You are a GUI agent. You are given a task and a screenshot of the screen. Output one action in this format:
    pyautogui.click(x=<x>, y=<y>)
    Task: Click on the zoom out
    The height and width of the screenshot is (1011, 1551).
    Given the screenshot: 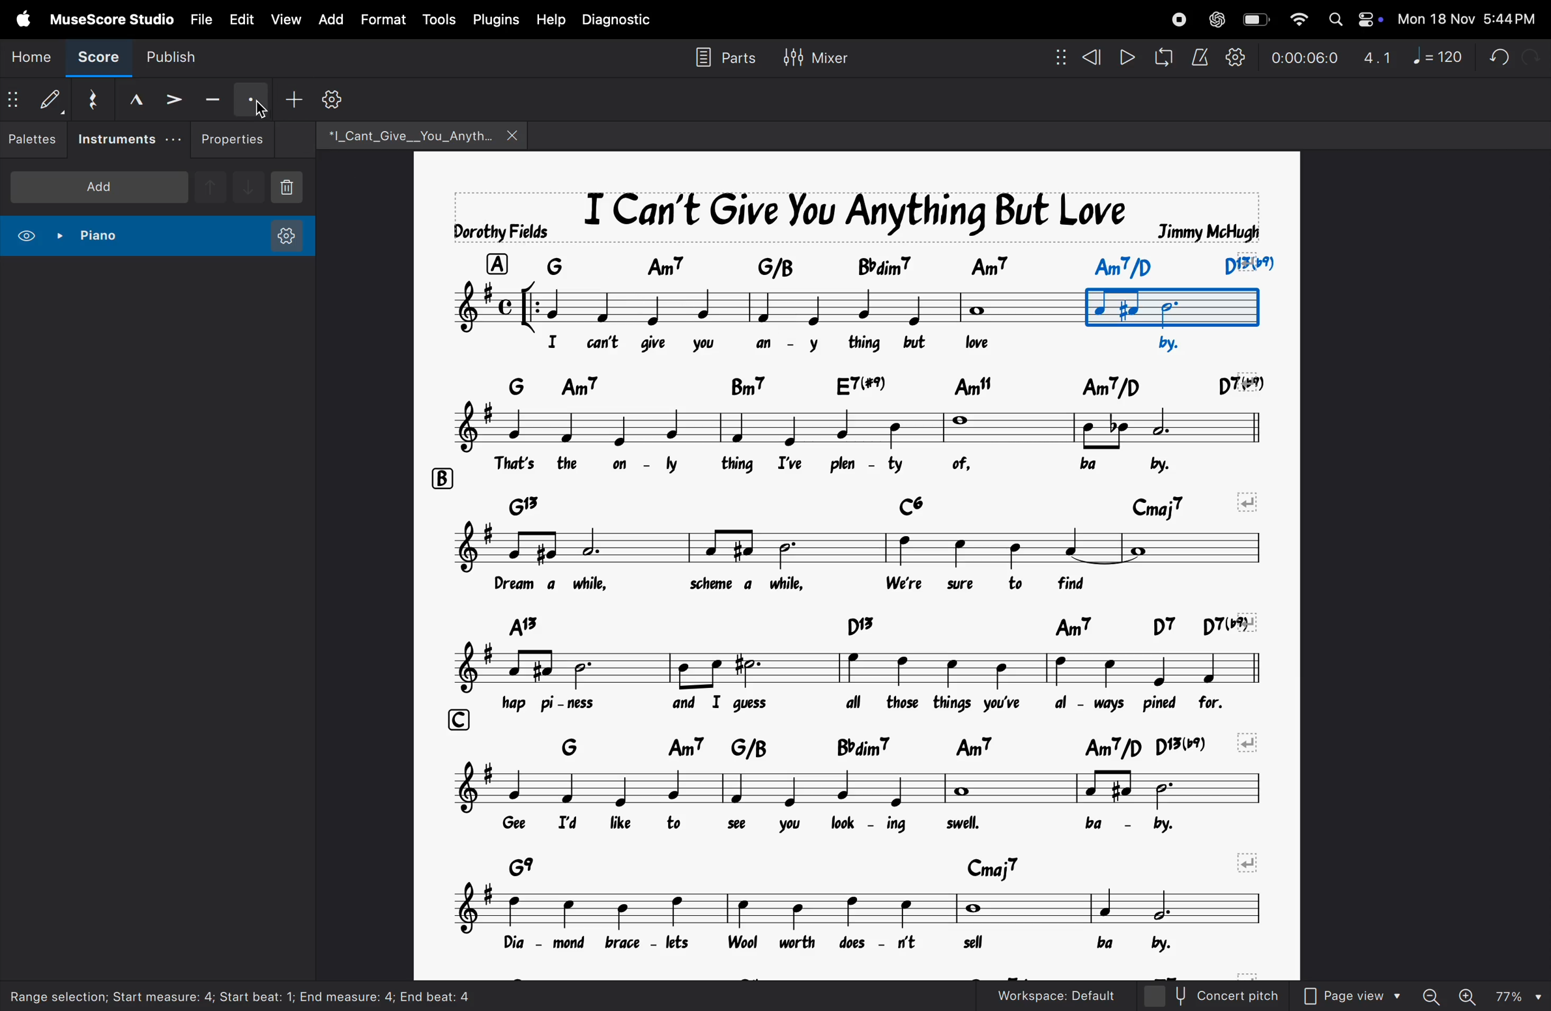 What is the action you would take?
    pyautogui.click(x=1430, y=996)
    